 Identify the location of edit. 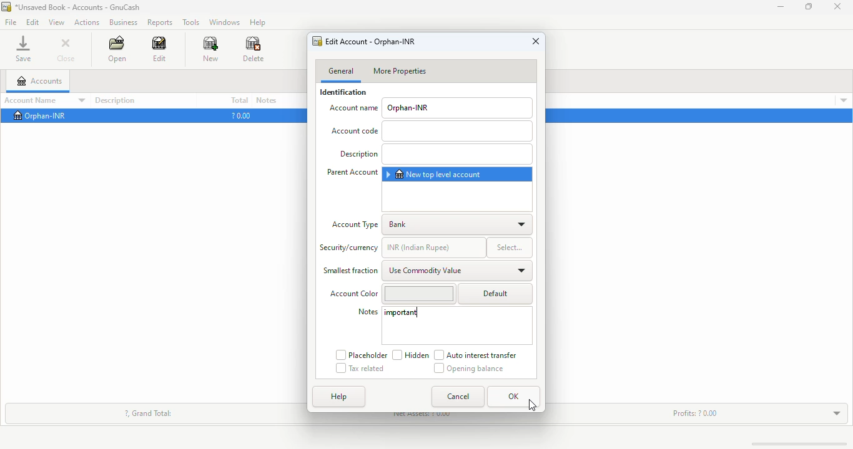
(159, 49).